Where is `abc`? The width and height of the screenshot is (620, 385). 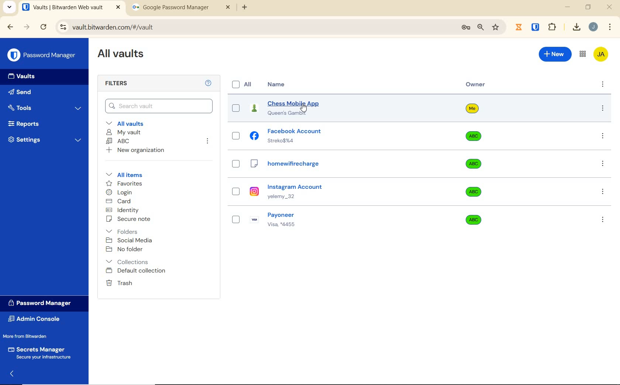 abc is located at coordinates (479, 164).